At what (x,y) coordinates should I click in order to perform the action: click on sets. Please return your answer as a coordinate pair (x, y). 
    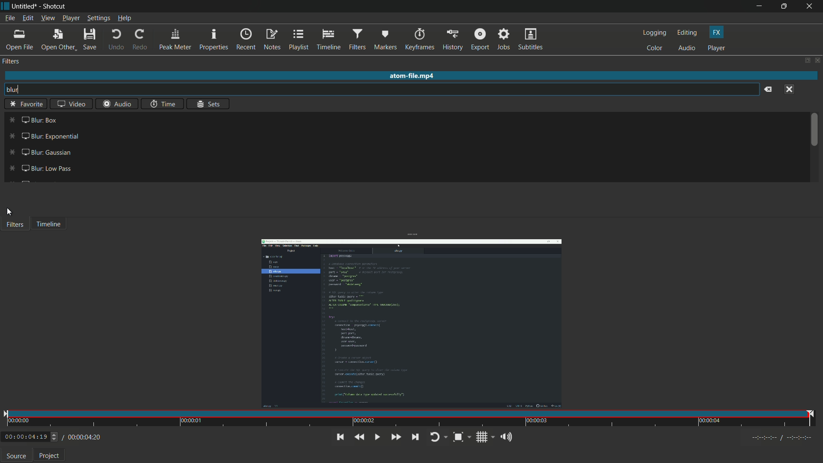
    Looking at the image, I should click on (210, 105).